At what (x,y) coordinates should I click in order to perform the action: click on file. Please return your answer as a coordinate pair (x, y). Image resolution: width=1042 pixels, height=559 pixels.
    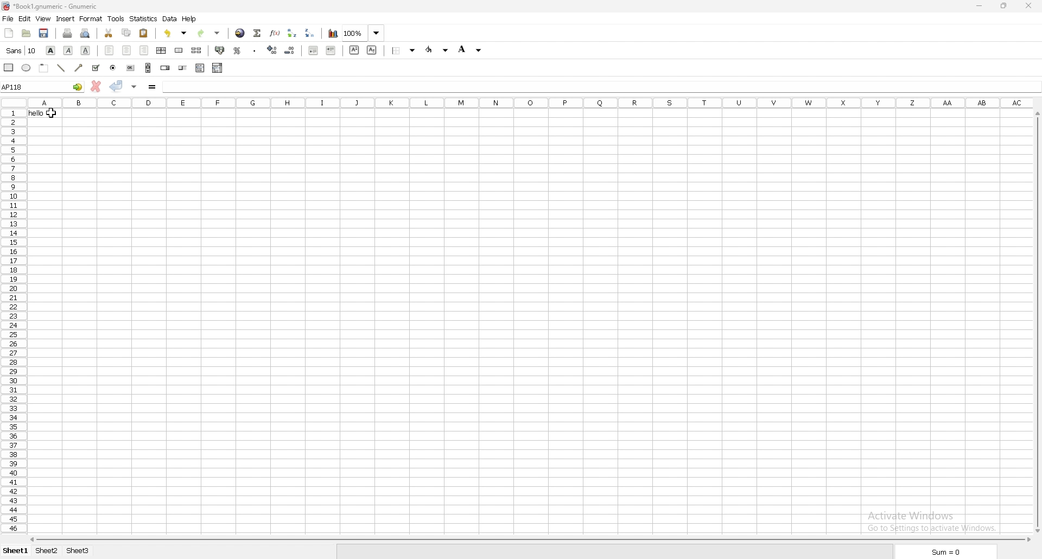
    Looking at the image, I should click on (8, 18).